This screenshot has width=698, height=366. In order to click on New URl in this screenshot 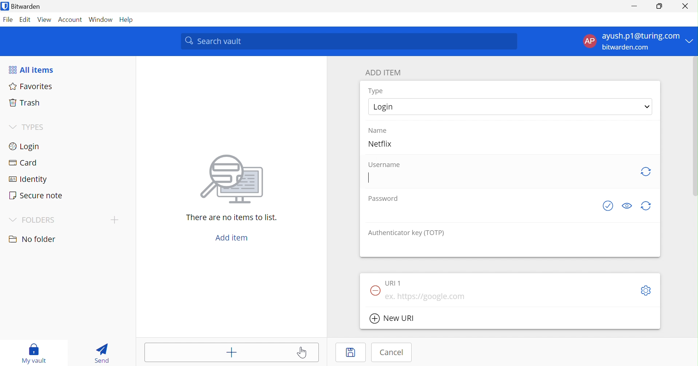, I will do `click(393, 318)`.